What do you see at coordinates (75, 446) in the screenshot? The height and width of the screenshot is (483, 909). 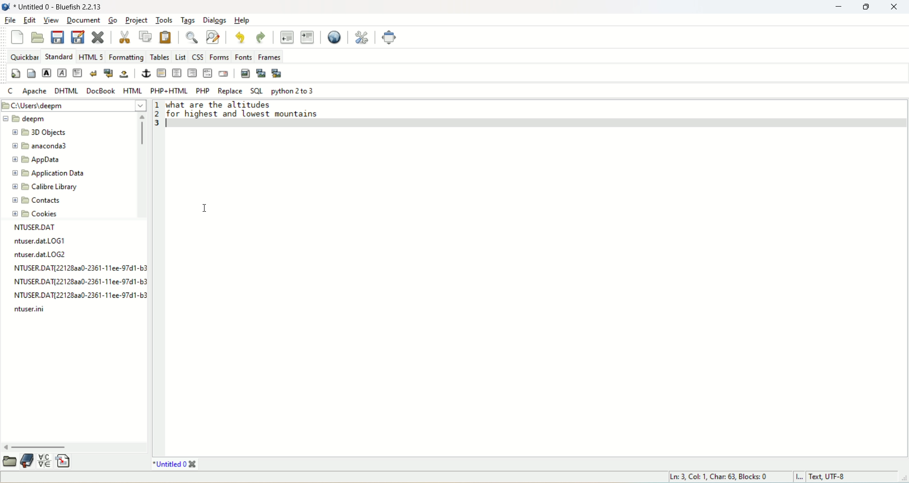 I see `horizontal scroll bar` at bounding box center [75, 446].